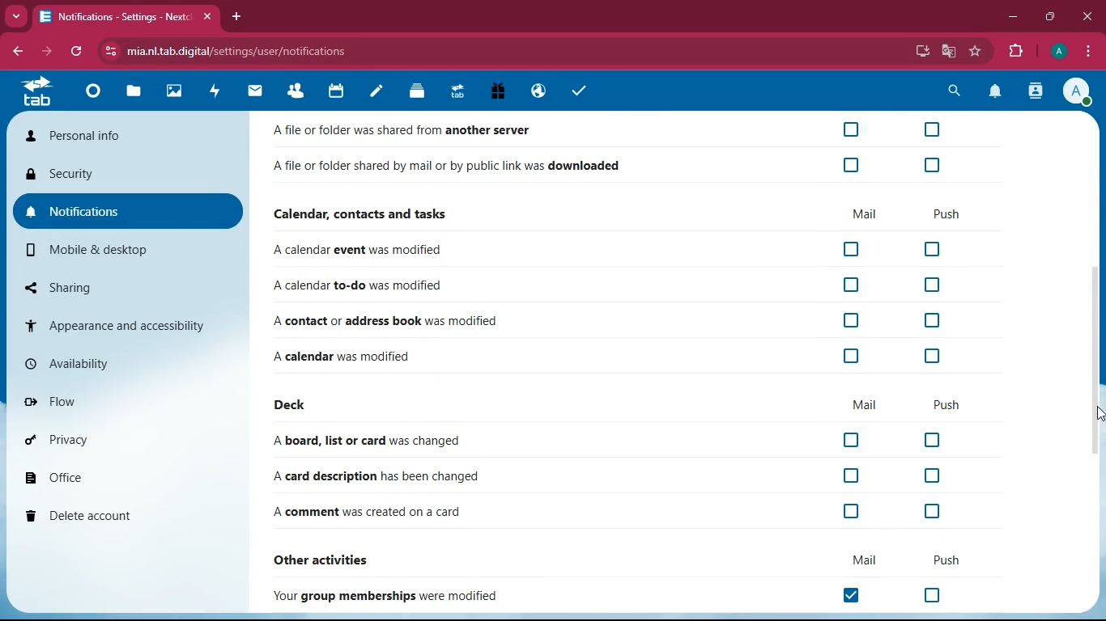  What do you see at coordinates (930, 357) in the screenshot?
I see `off` at bounding box center [930, 357].